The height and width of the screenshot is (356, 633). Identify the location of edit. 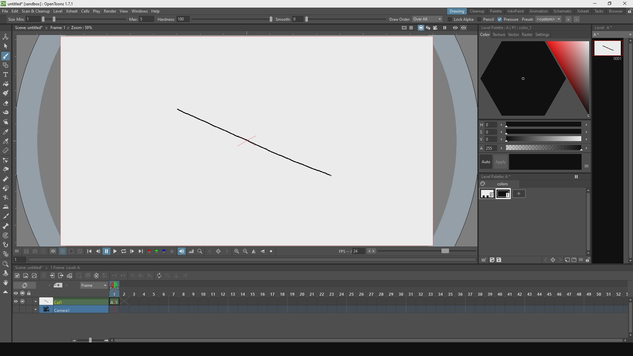
(15, 11).